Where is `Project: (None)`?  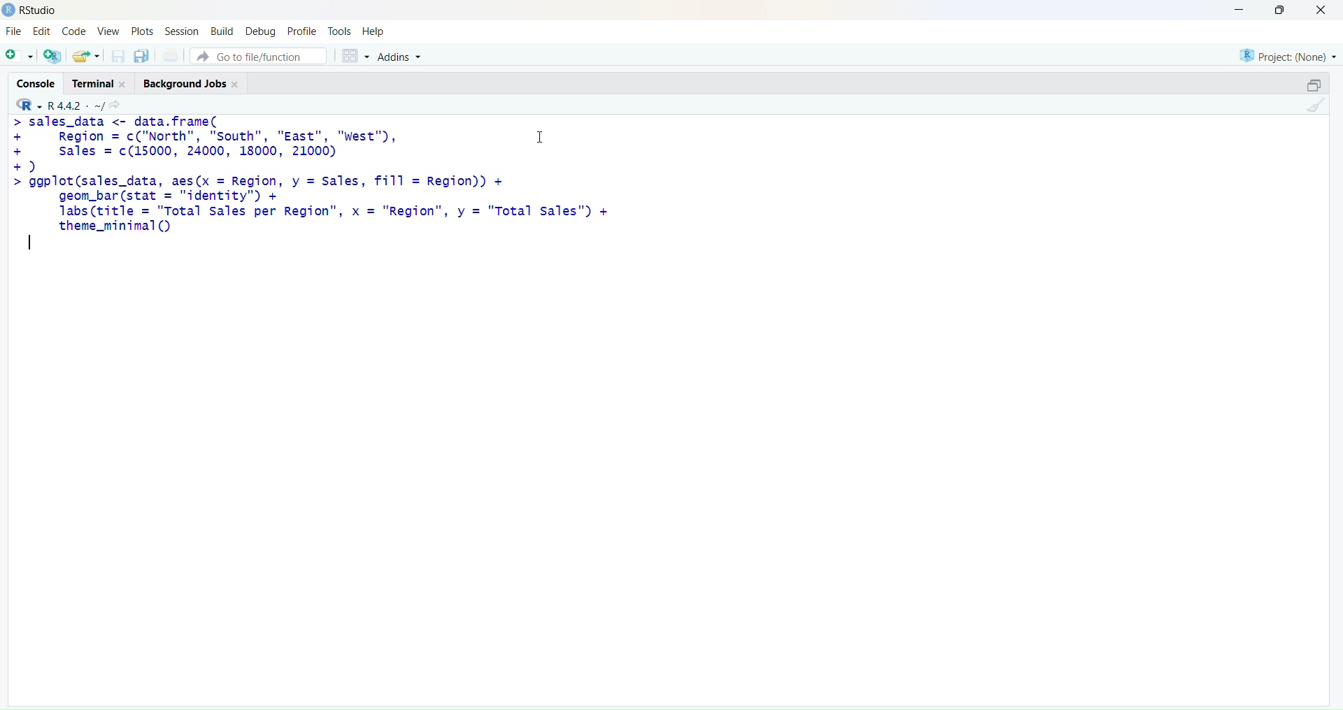 Project: (None) is located at coordinates (1288, 54).